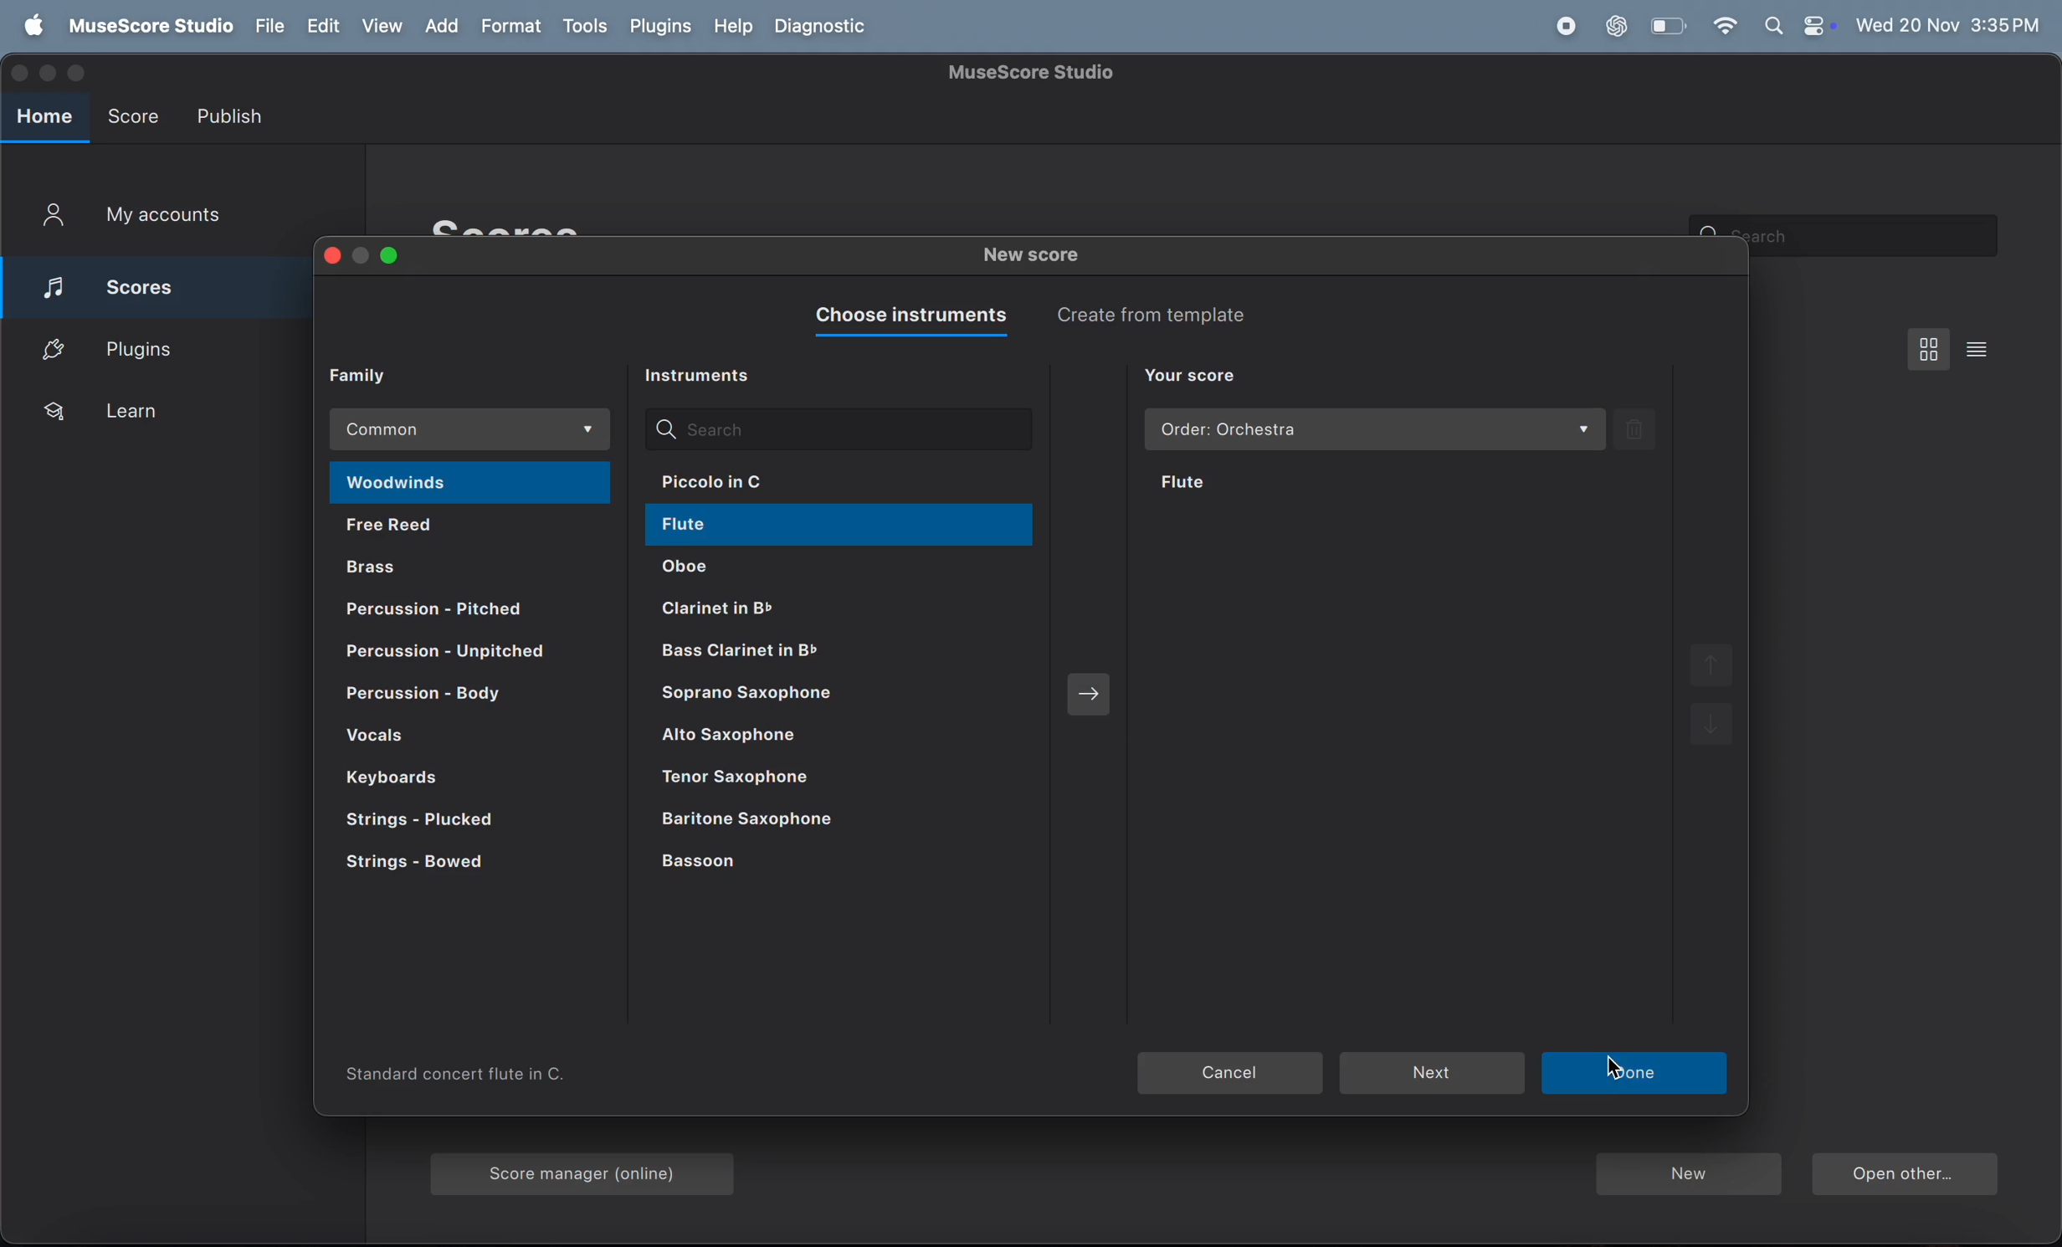  Describe the element at coordinates (362, 256) in the screenshot. I see `minimize` at that location.